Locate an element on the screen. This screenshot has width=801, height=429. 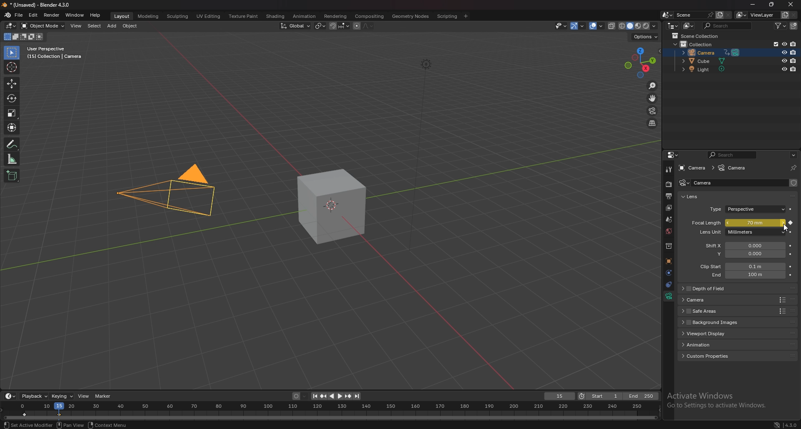
blender is located at coordinates (8, 15).